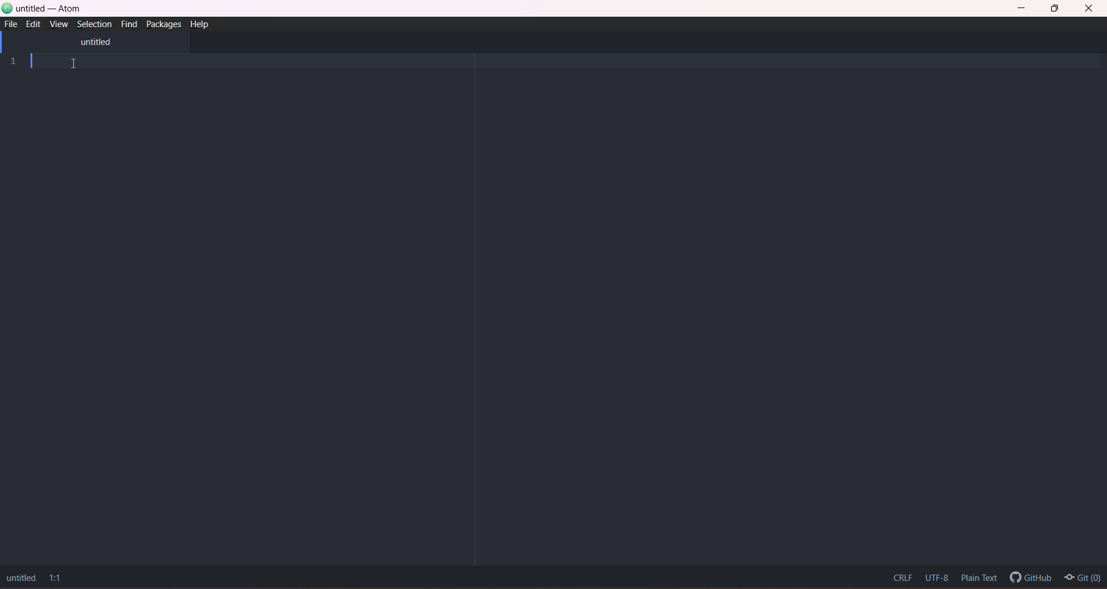 The height and width of the screenshot is (589, 1107). I want to click on Selection, so click(93, 24).